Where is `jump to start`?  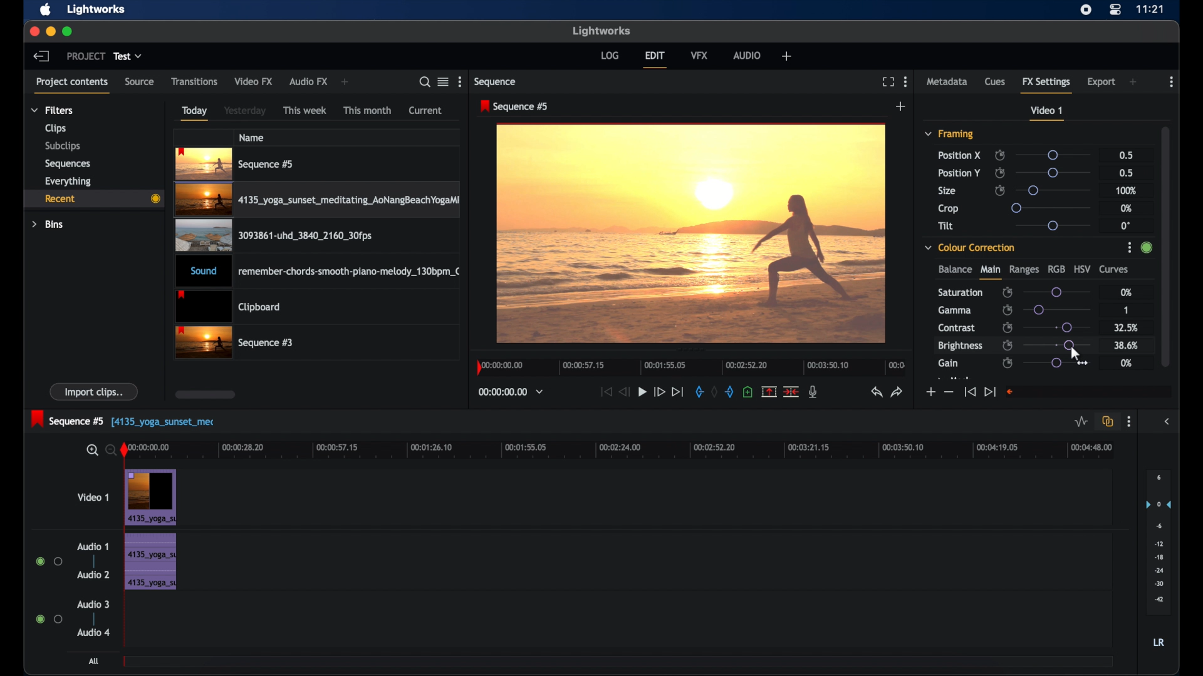 jump to start is located at coordinates (969, 391).